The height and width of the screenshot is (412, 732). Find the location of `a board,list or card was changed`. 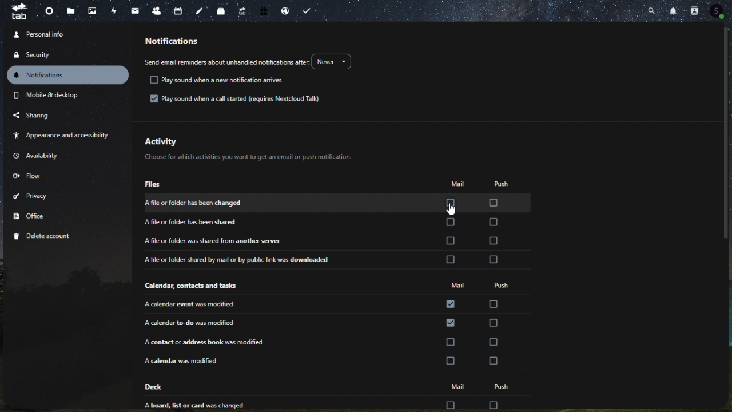

a board,list or card was changed is located at coordinates (199, 405).